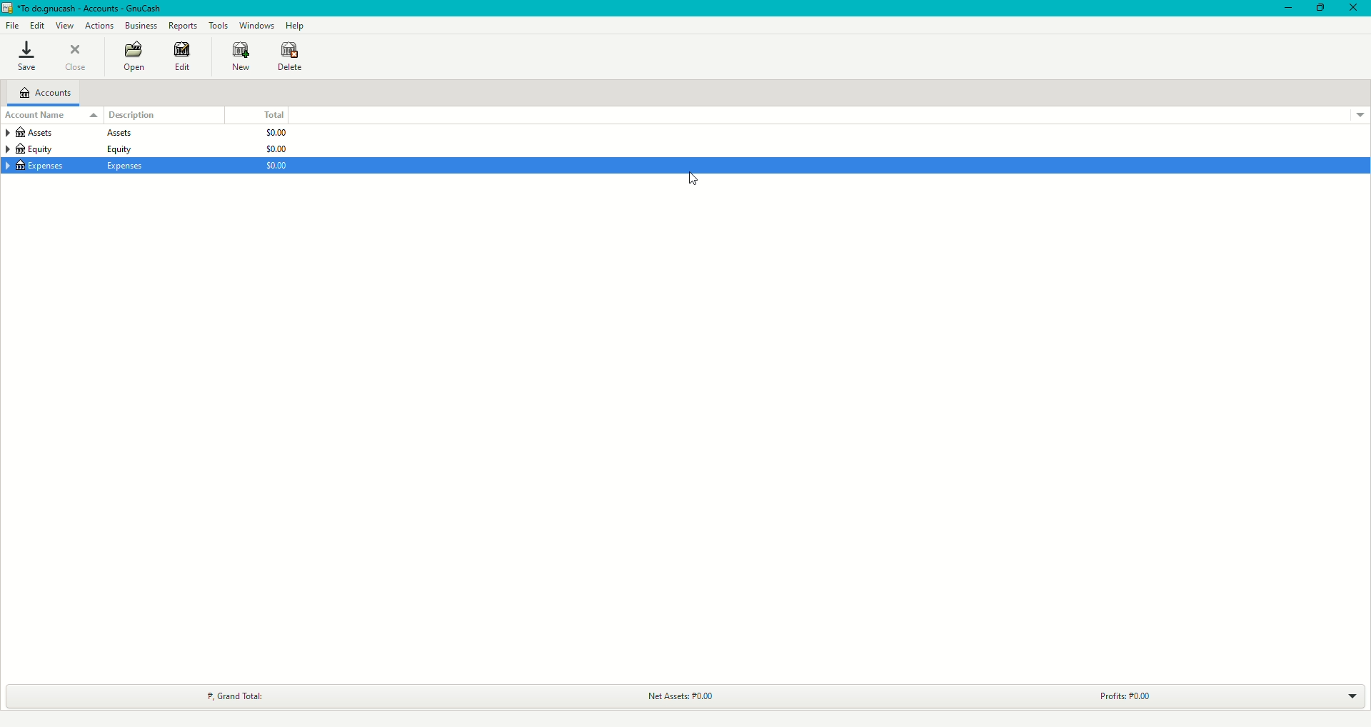 Image resolution: width=1371 pixels, height=727 pixels. What do you see at coordinates (1349, 696) in the screenshot?
I see `Drop down` at bounding box center [1349, 696].